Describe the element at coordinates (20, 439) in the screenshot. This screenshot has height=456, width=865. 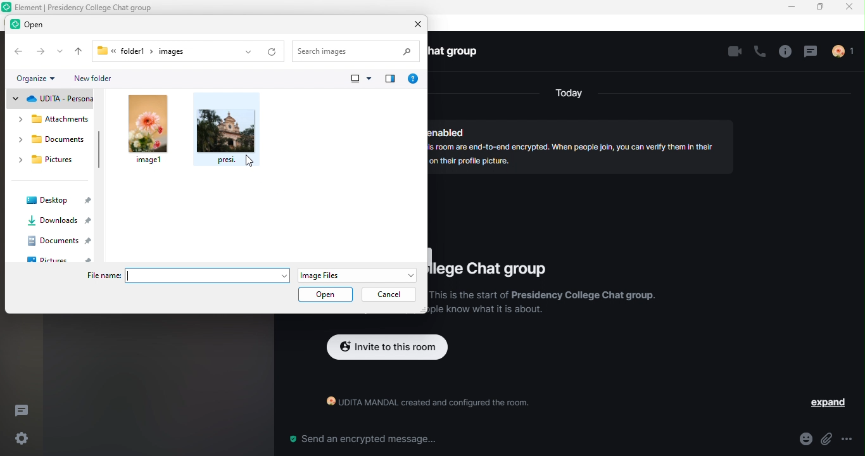
I see `settings` at that location.